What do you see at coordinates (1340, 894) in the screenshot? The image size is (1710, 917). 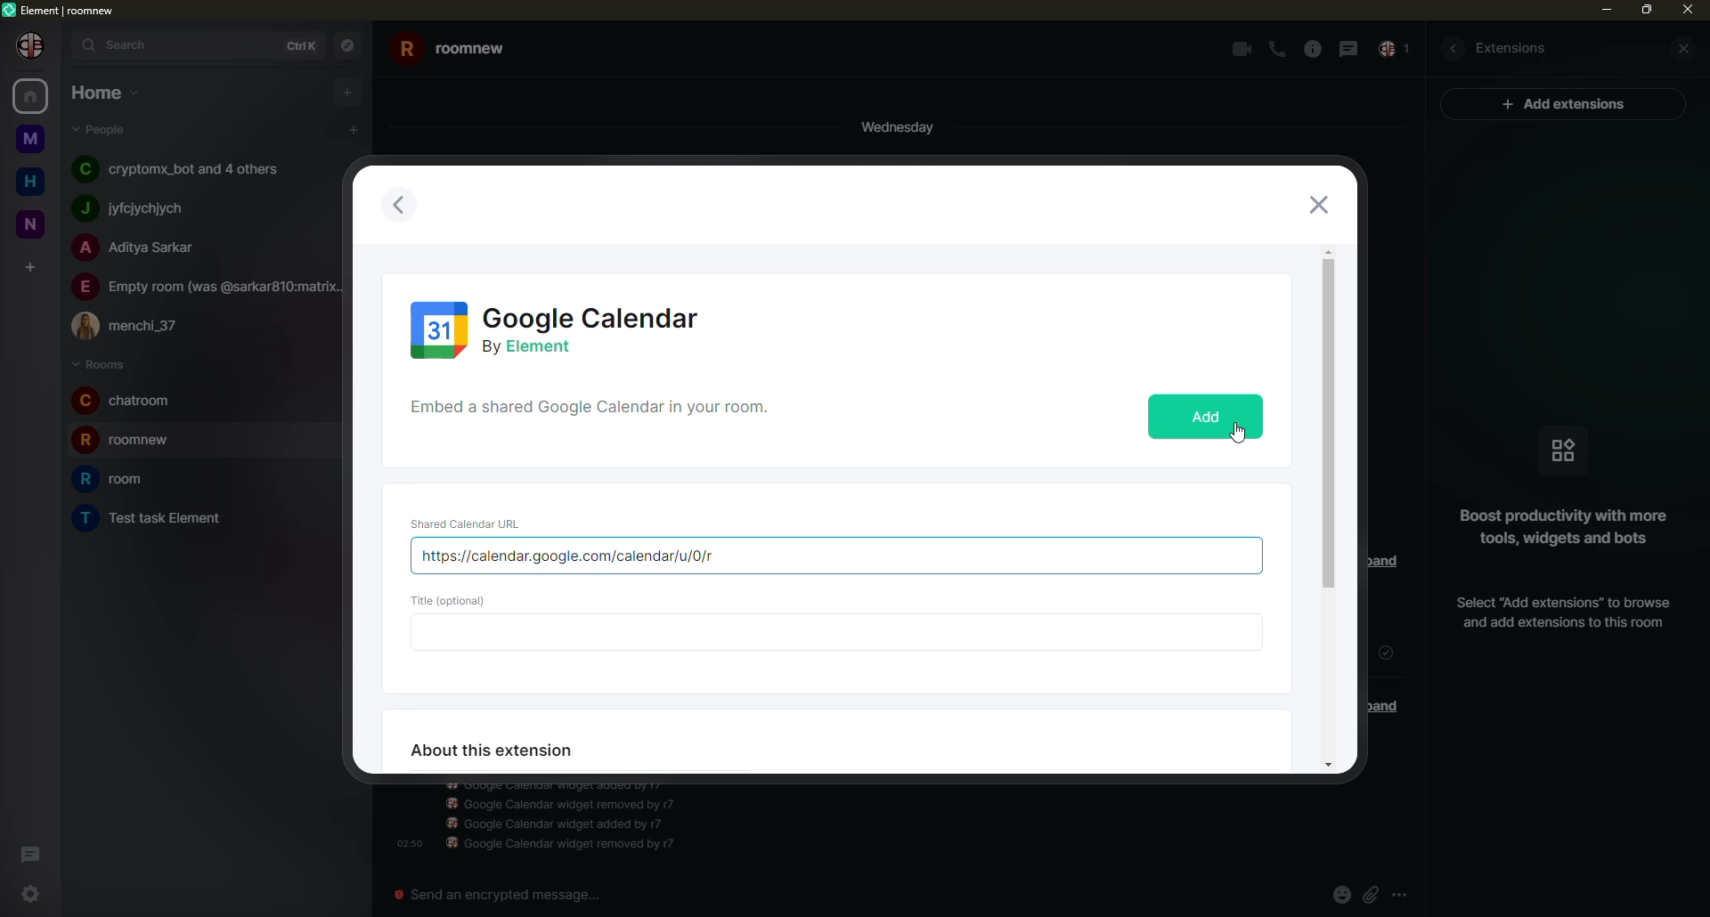 I see `emoji` at bounding box center [1340, 894].